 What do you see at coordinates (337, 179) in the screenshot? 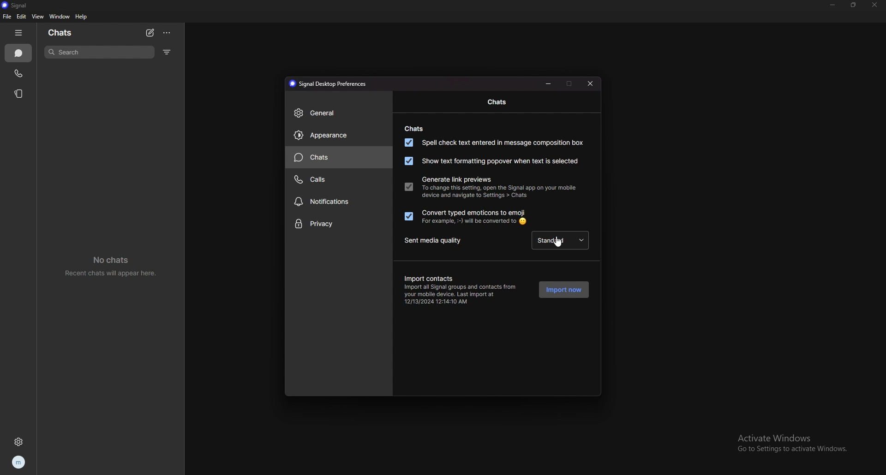
I see `calls` at bounding box center [337, 179].